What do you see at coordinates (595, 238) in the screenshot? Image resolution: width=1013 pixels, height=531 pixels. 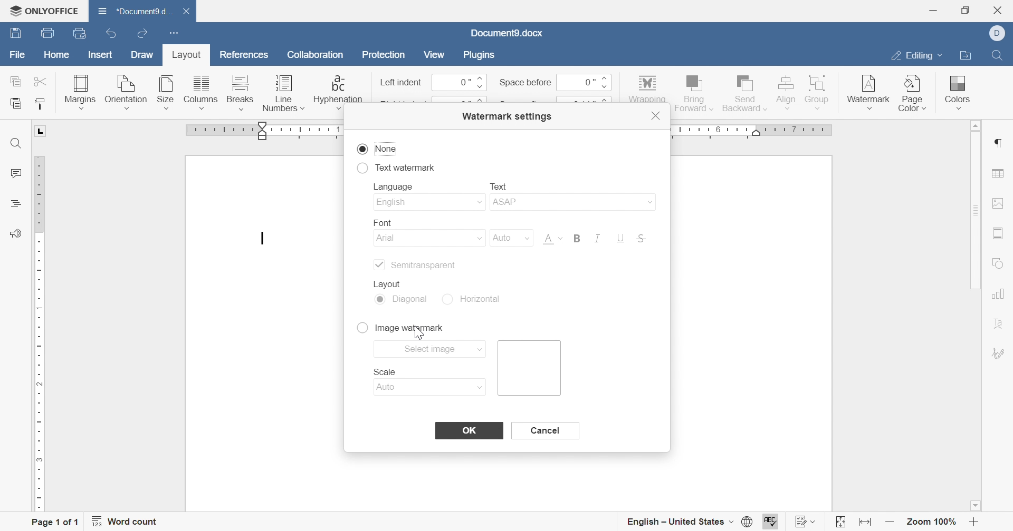 I see `italic` at bounding box center [595, 238].